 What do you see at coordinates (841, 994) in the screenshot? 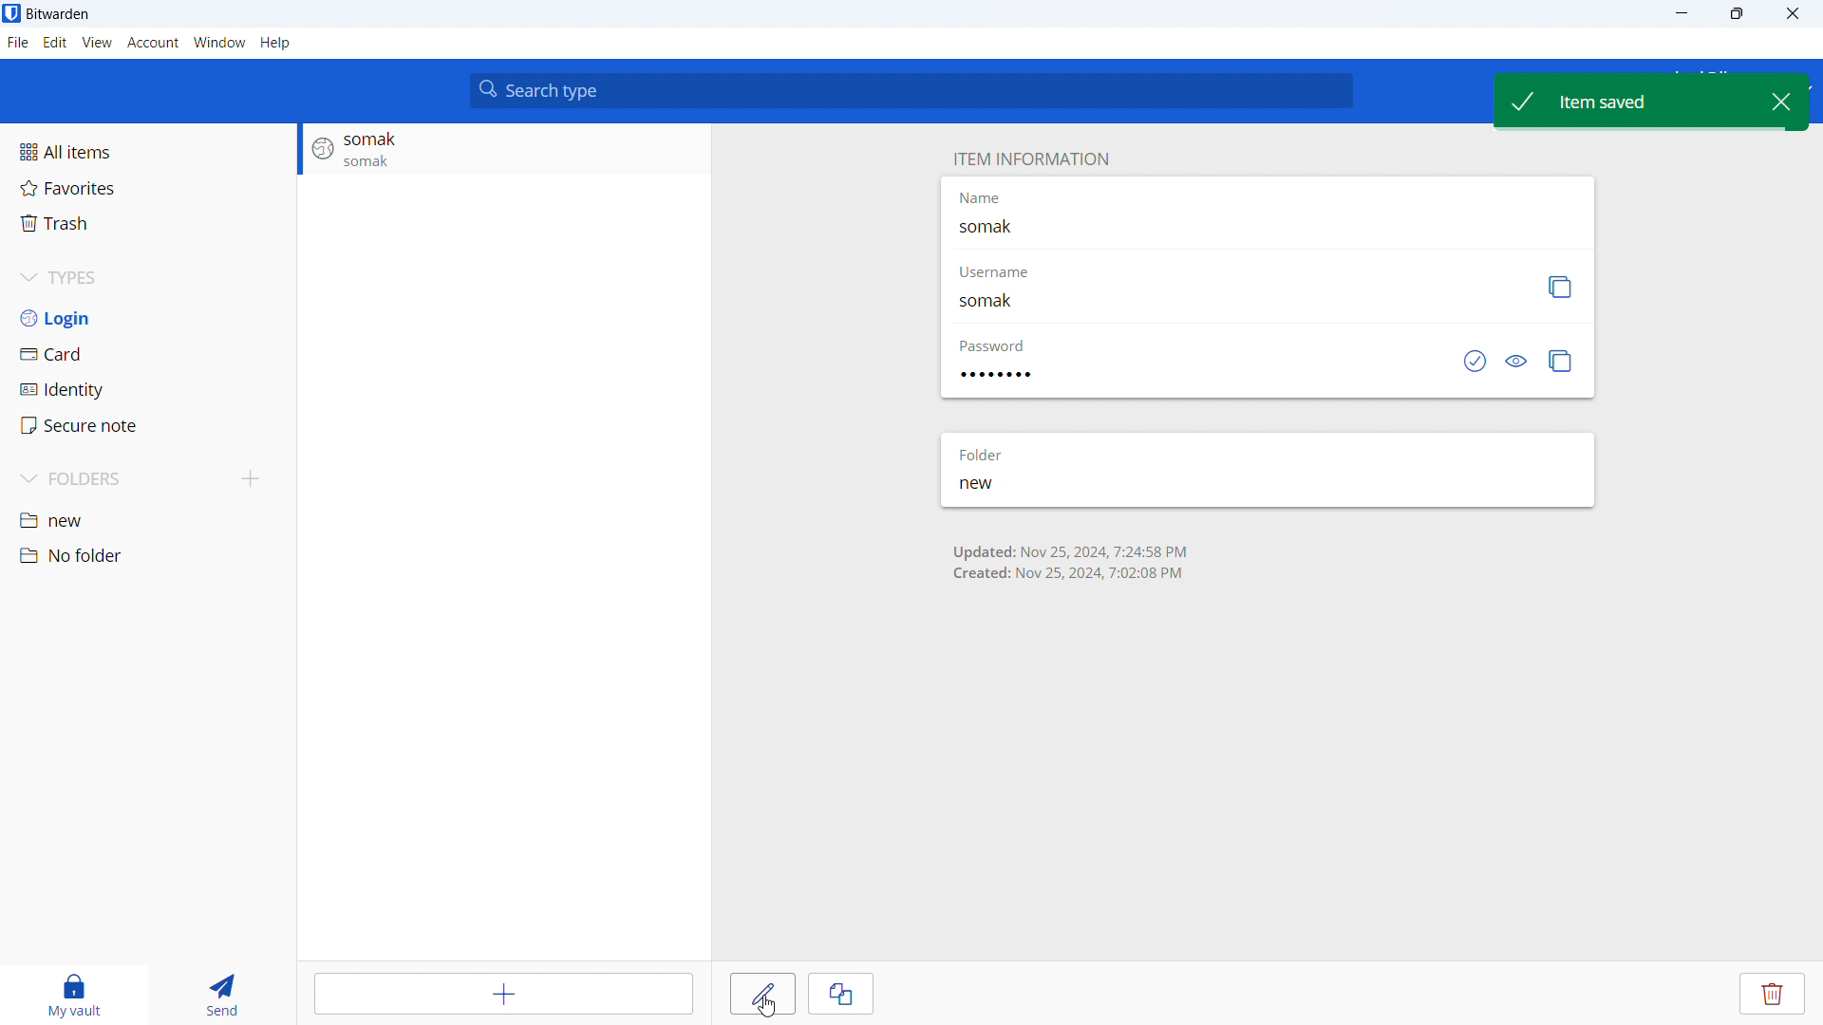
I see `clone` at bounding box center [841, 994].